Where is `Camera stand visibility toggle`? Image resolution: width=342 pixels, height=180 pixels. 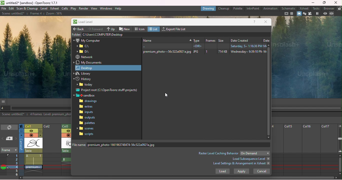
Camera stand visibility toggle is located at coordinates (31, 135).